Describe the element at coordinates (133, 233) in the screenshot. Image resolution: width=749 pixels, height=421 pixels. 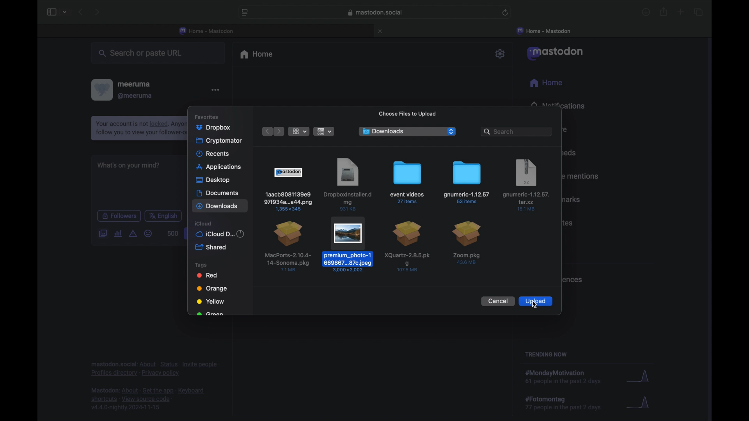
I see `add content  warning` at that location.